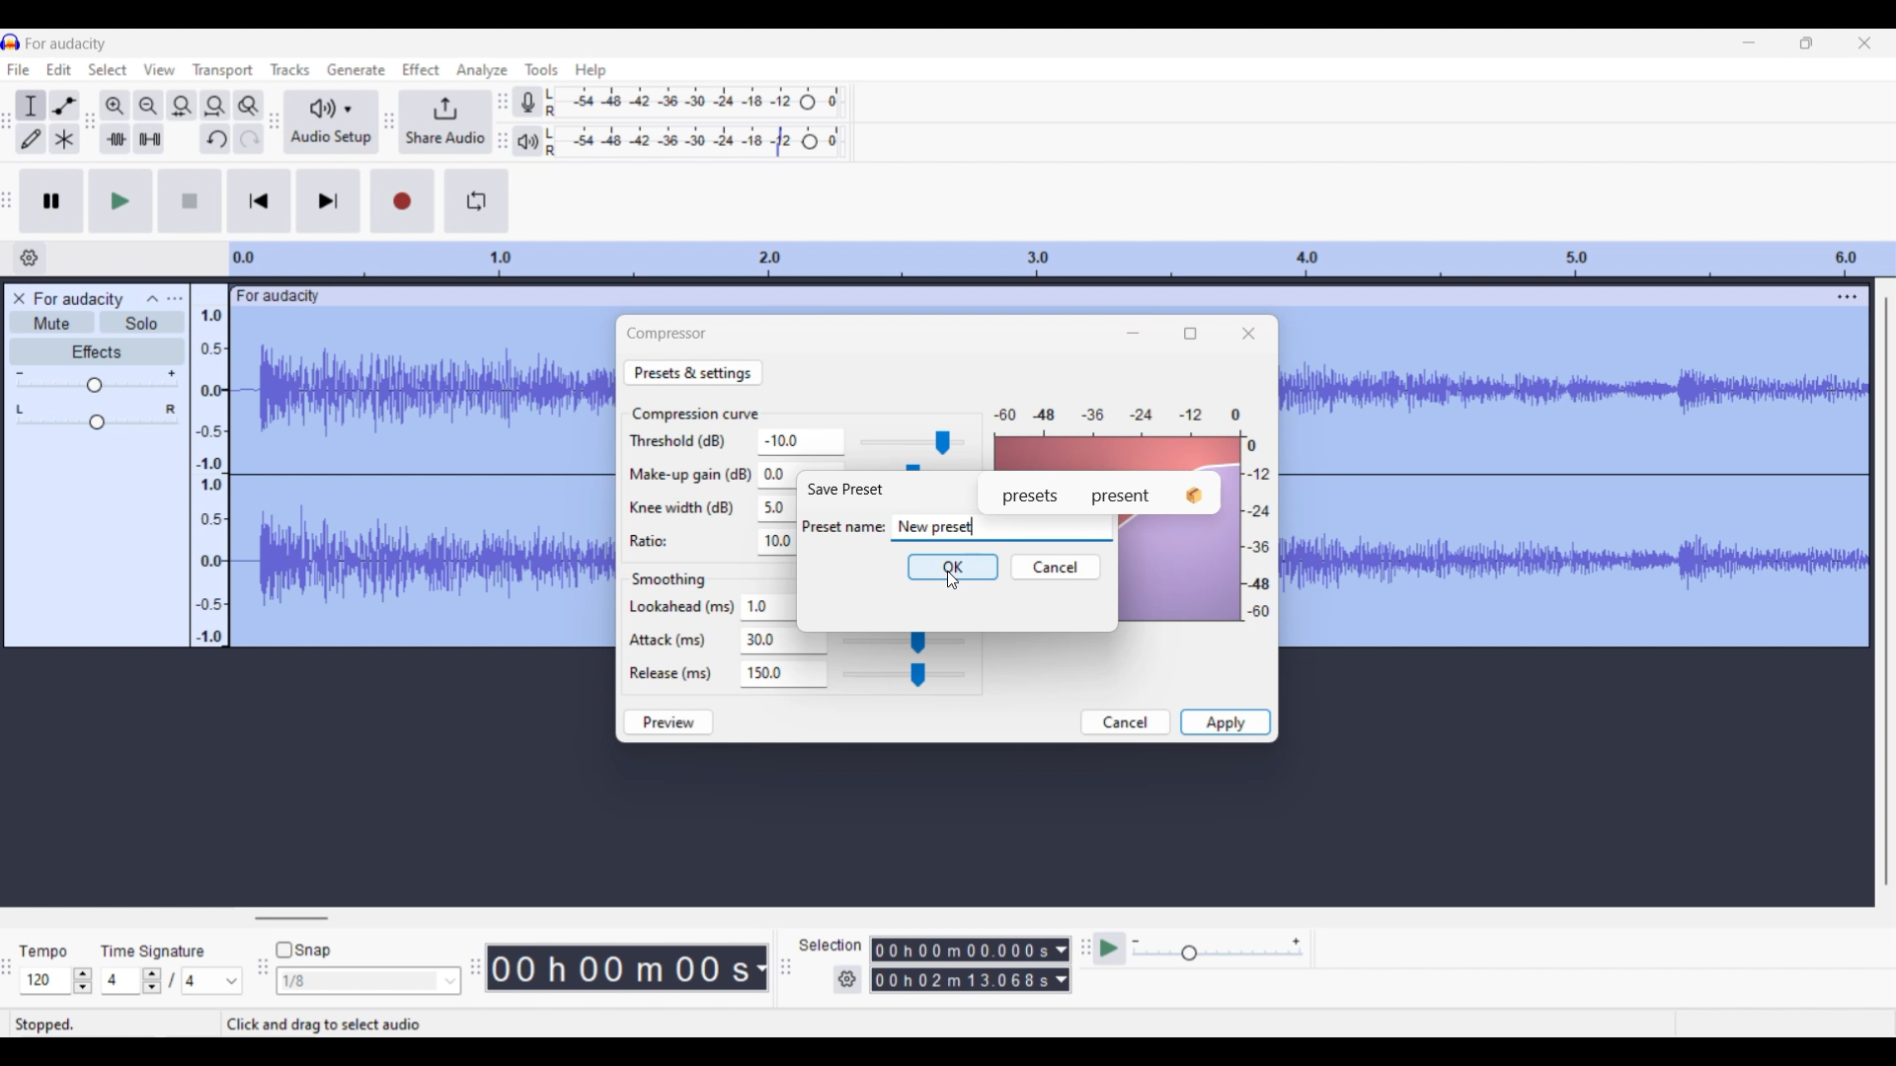 The width and height of the screenshot is (1896, 1066). Describe the element at coordinates (1135, 436) in the screenshot. I see `Current output ` at that location.